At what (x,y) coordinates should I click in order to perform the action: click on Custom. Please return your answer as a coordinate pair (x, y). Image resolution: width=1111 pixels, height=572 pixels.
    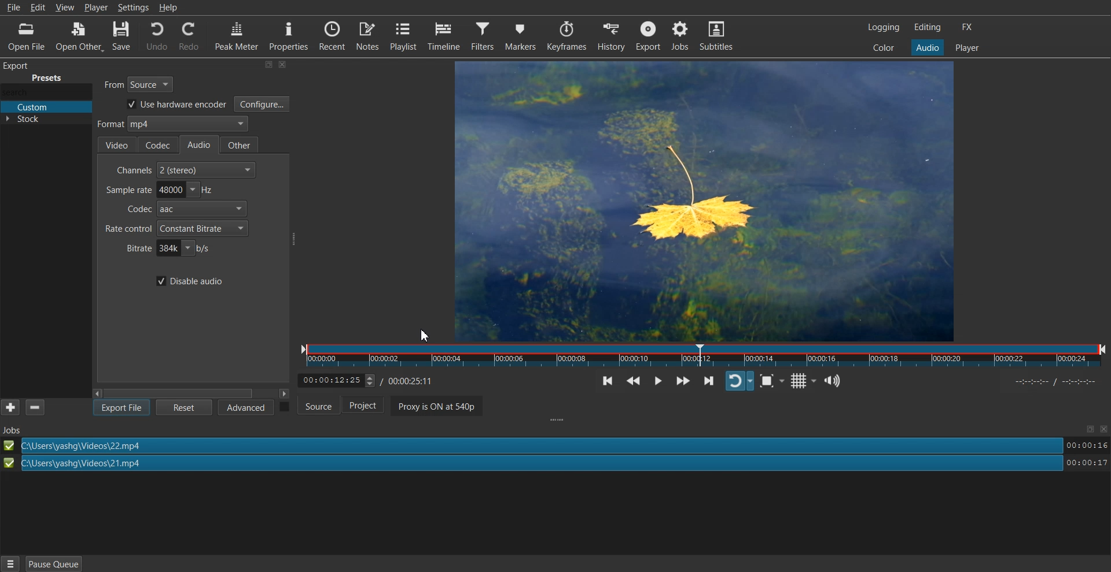
    Looking at the image, I should click on (30, 105).